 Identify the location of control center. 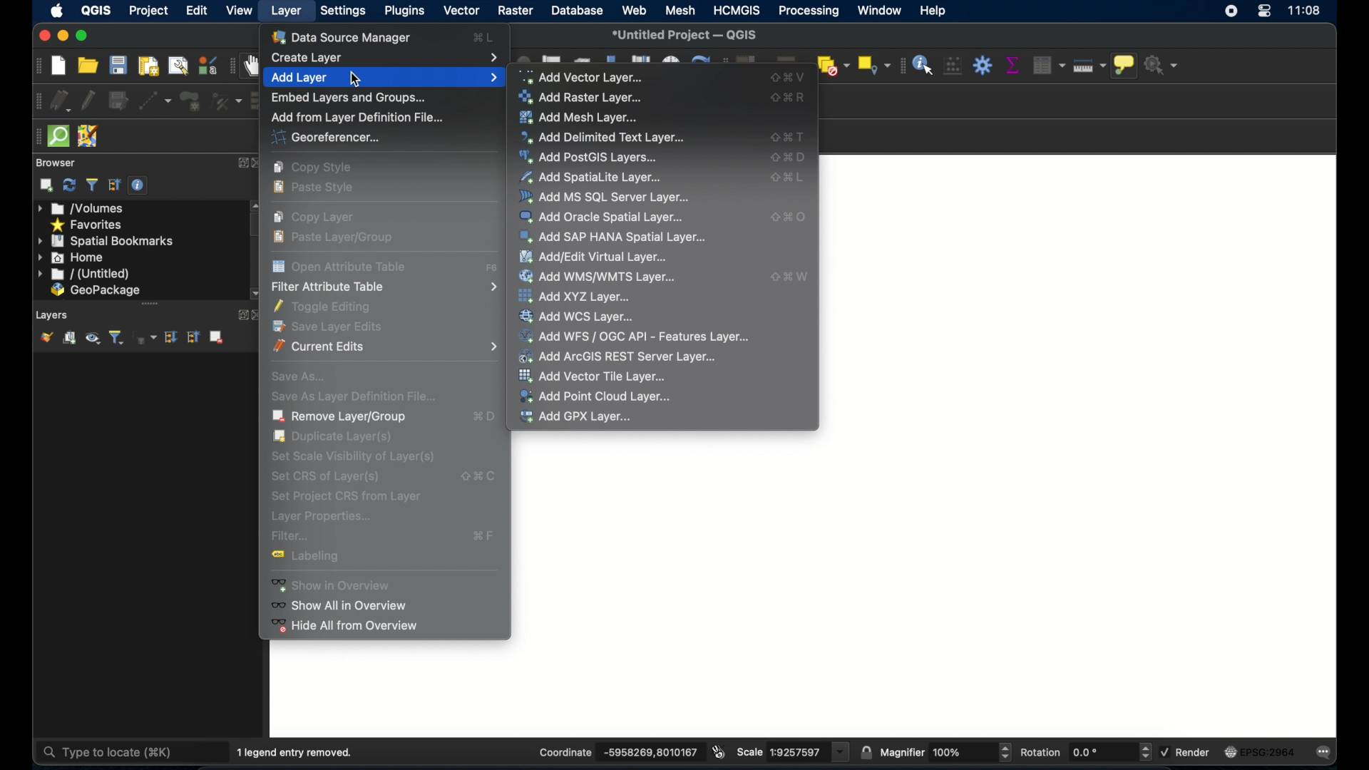
(1264, 14).